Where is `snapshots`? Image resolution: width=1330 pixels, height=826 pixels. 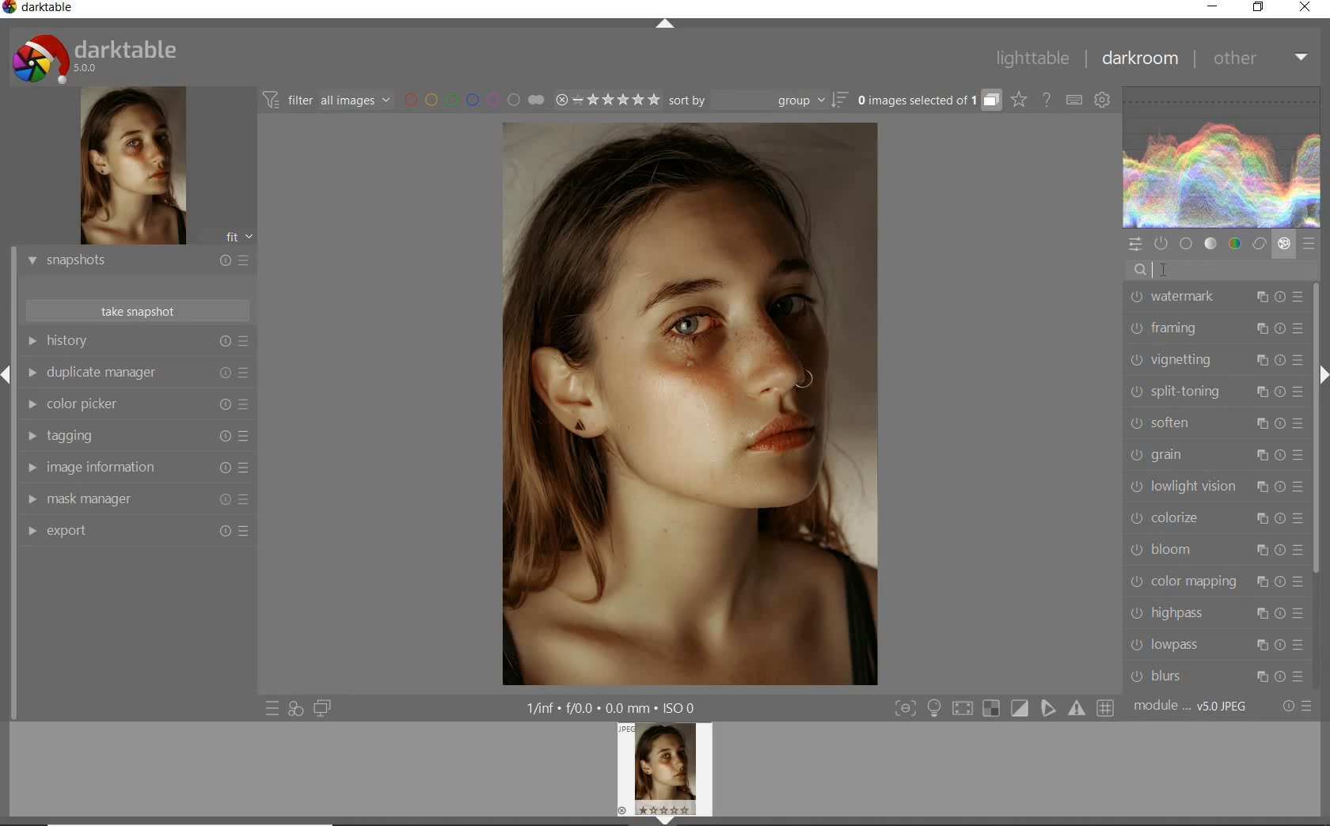 snapshots is located at coordinates (135, 261).